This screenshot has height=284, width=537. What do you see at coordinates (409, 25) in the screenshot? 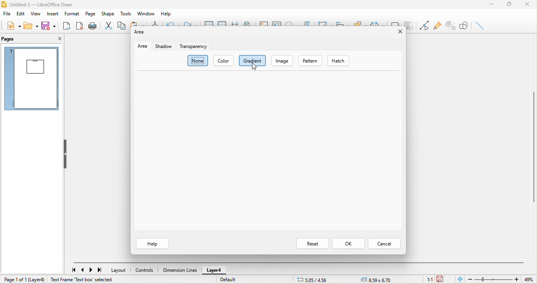
I see `crop image` at bounding box center [409, 25].